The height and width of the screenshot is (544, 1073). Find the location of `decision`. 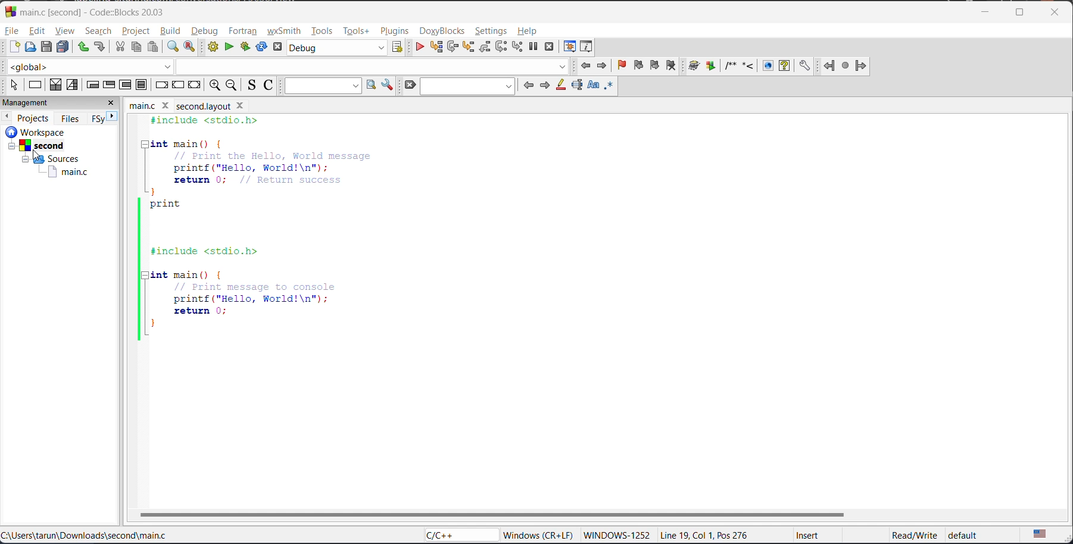

decision is located at coordinates (57, 85).